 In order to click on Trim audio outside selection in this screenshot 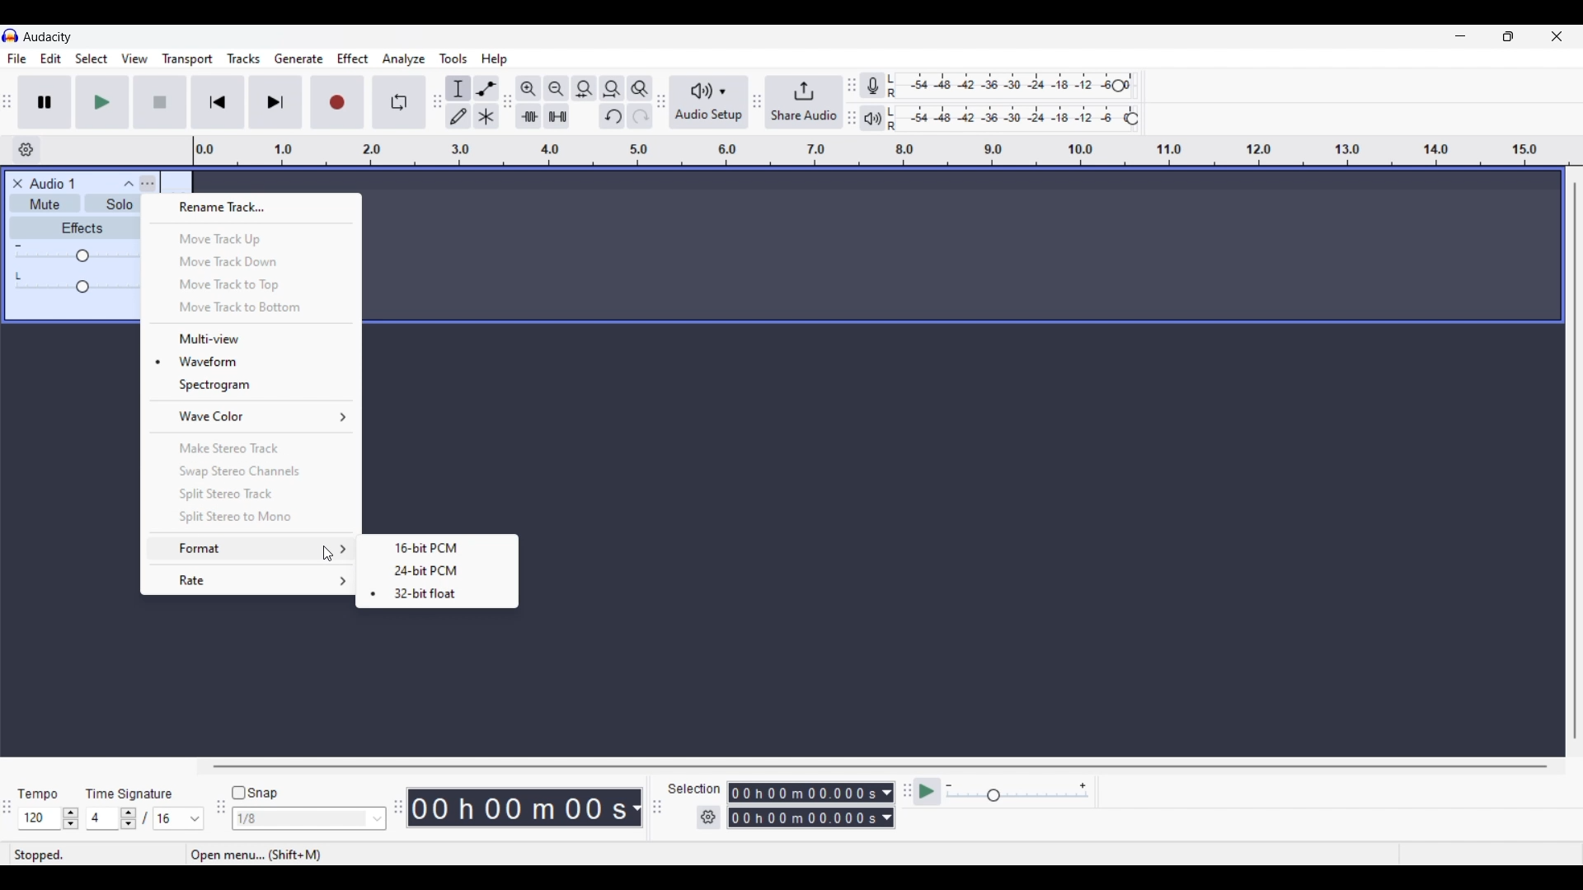, I will do `click(528, 115)`.